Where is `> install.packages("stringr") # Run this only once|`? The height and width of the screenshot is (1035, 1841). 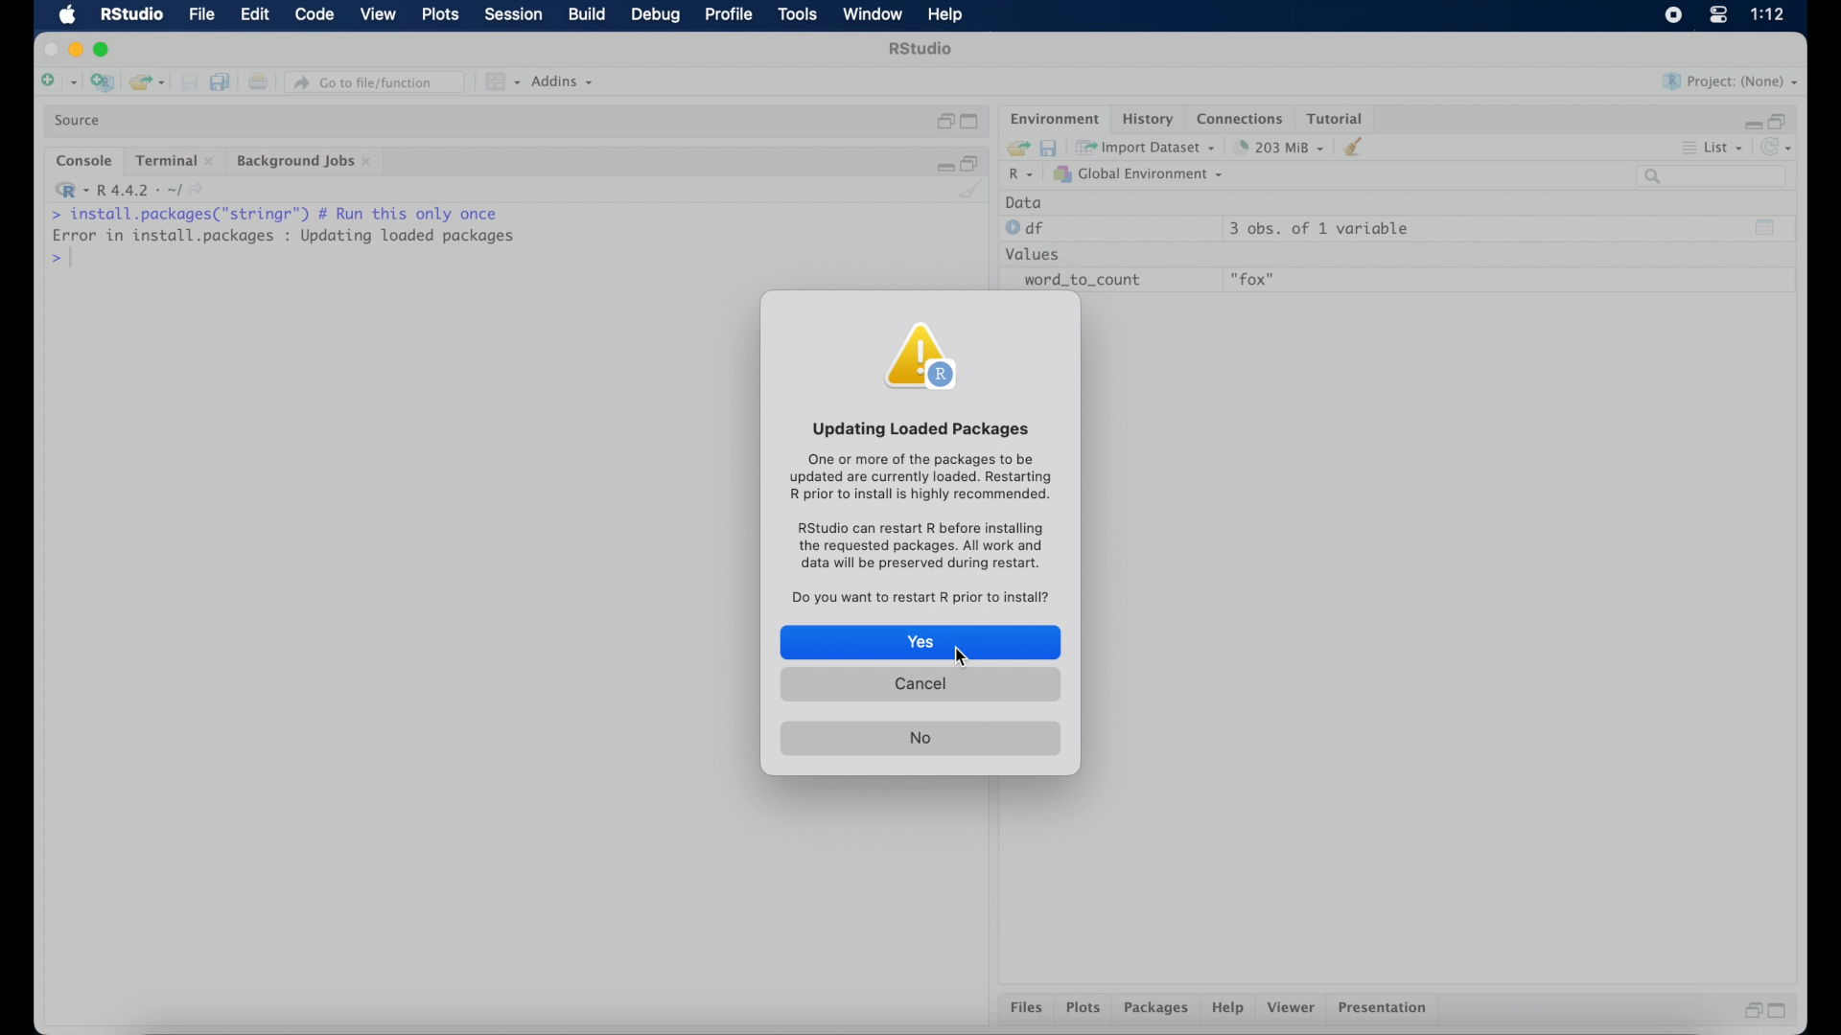
> install.packages("stringr") # Run this only once| is located at coordinates (280, 213).